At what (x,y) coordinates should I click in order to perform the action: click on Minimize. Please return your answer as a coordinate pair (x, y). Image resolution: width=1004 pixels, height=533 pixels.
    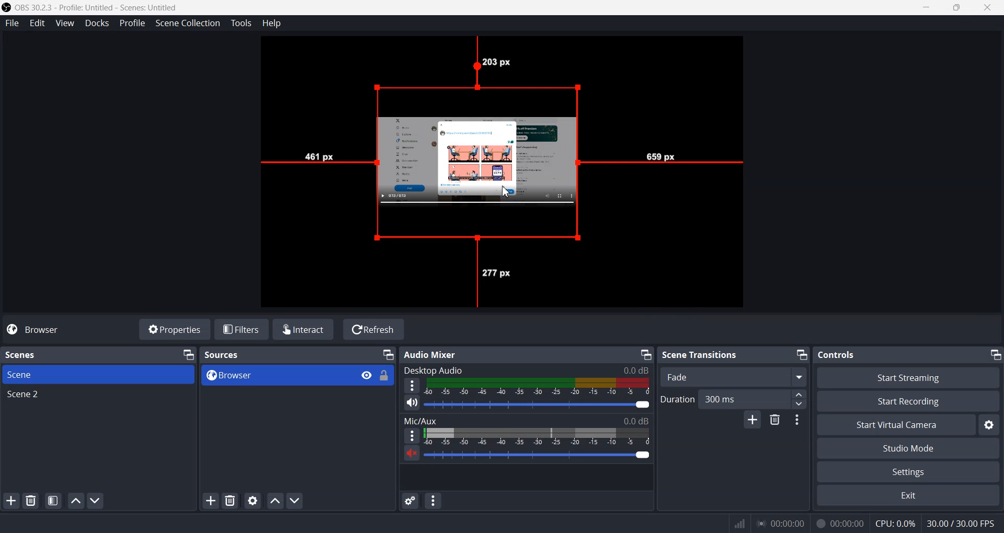
    Looking at the image, I should click on (387, 355).